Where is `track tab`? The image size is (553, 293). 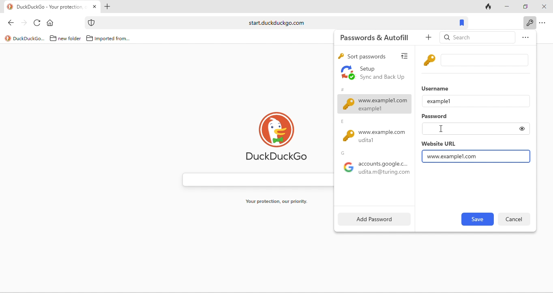
track tab is located at coordinates (489, 6).